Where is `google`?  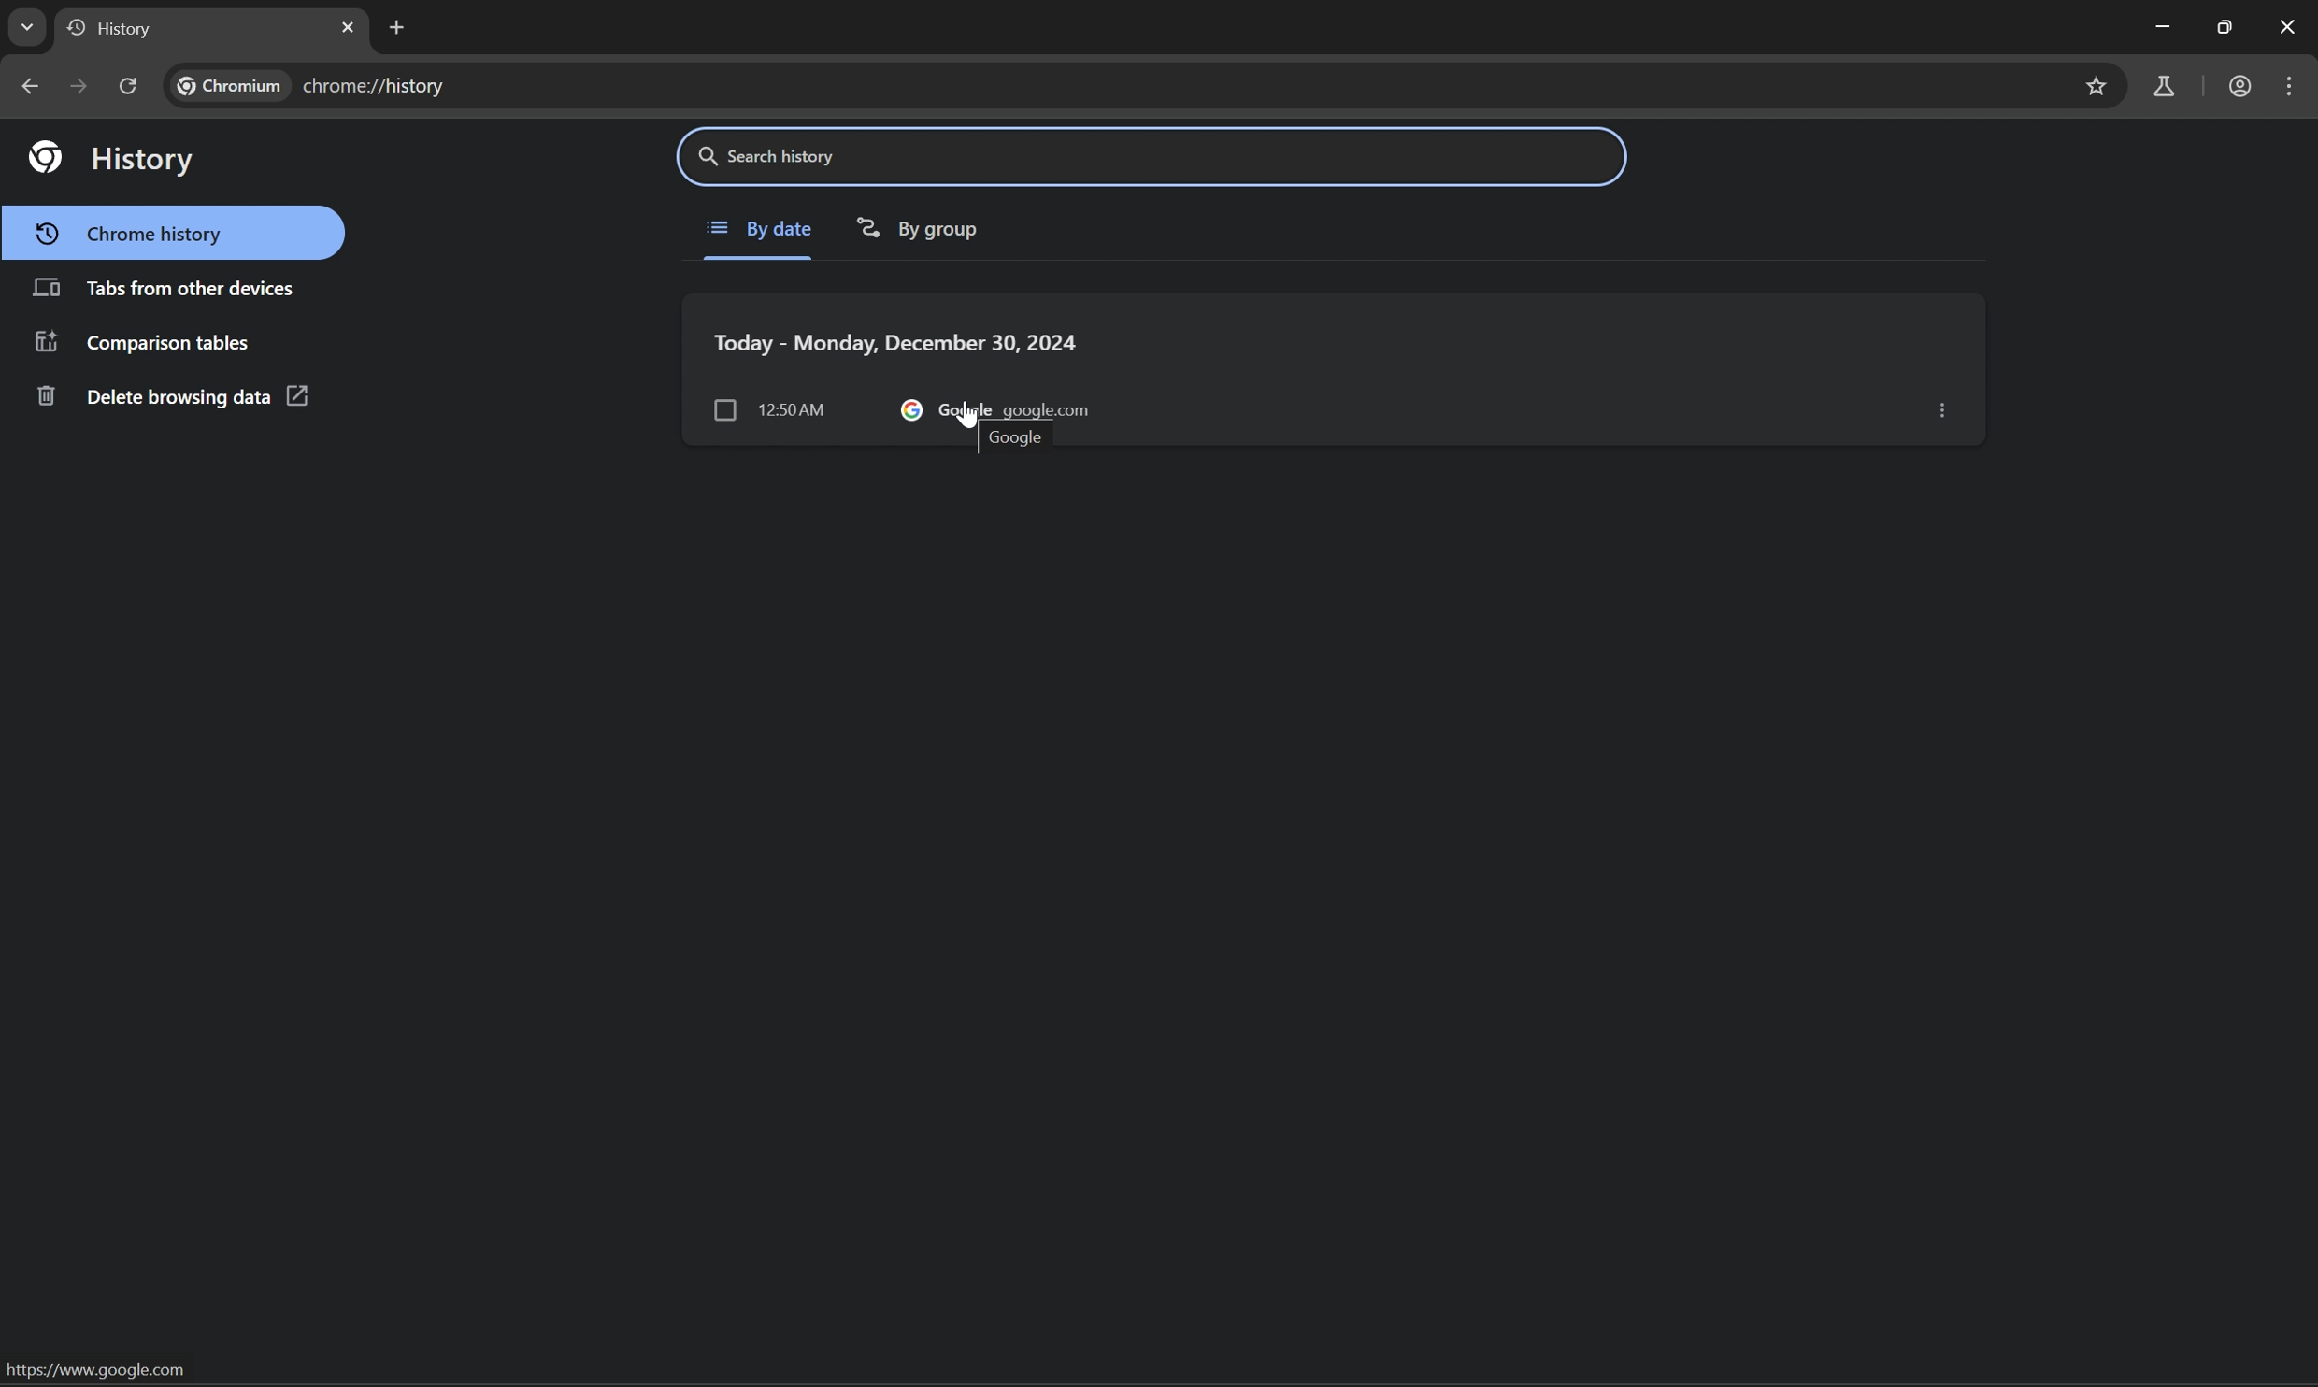 google is located at coordinates (1020, 438).